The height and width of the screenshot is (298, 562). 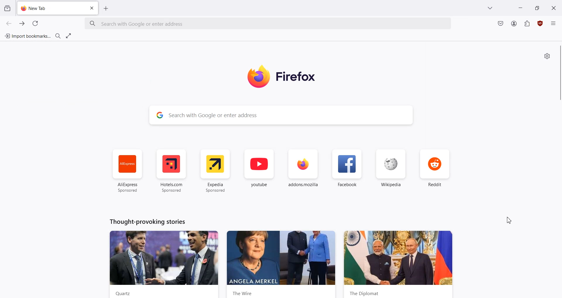 I want to click on View recent browsing, so click(x=7, y=8).